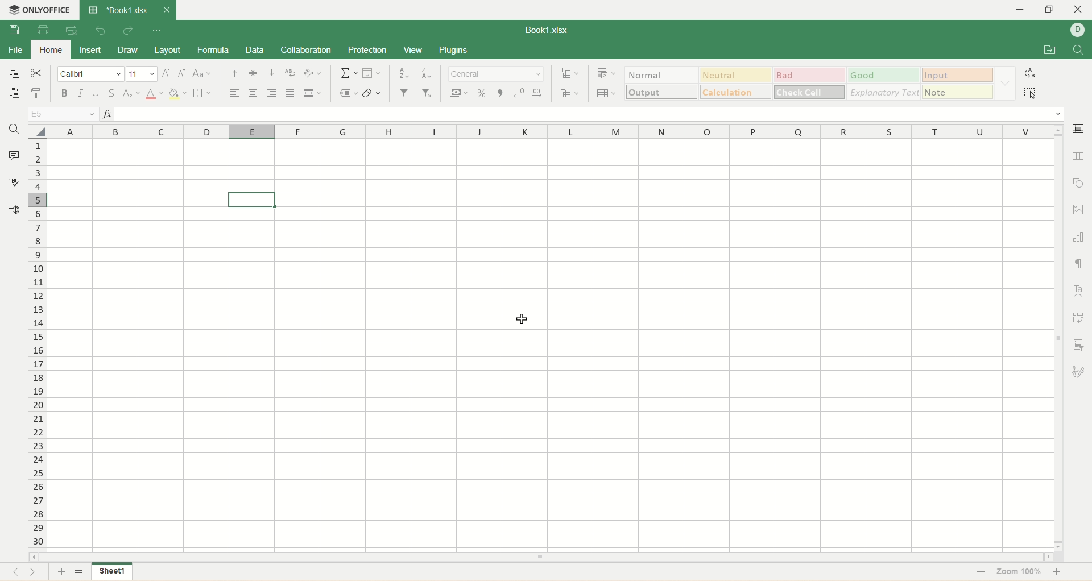  Describe the element at coordinates (590, 114) in the screenshot. I see `input line` at that location.